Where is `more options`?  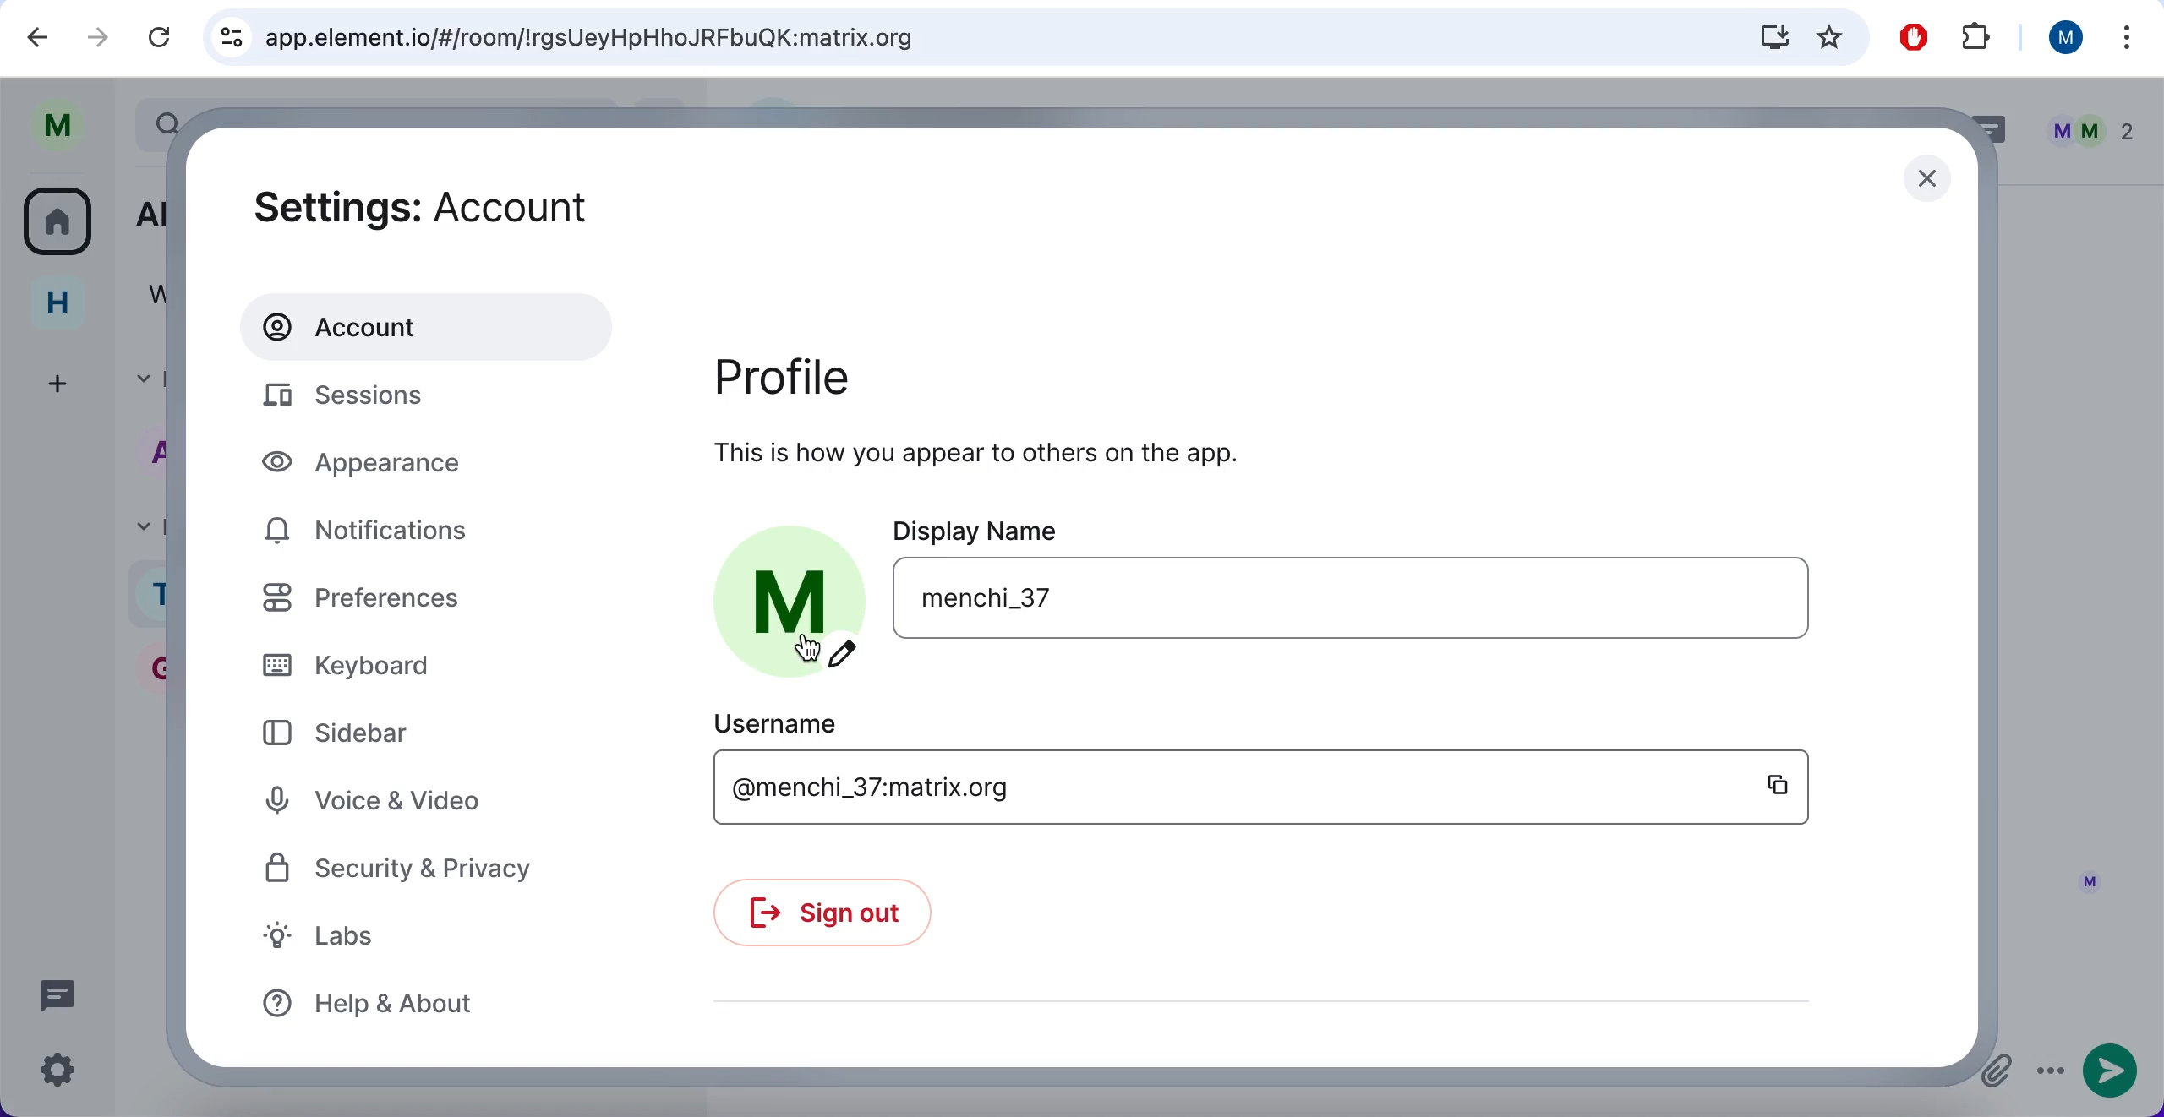
more options is located at coordinates (2126, 36).